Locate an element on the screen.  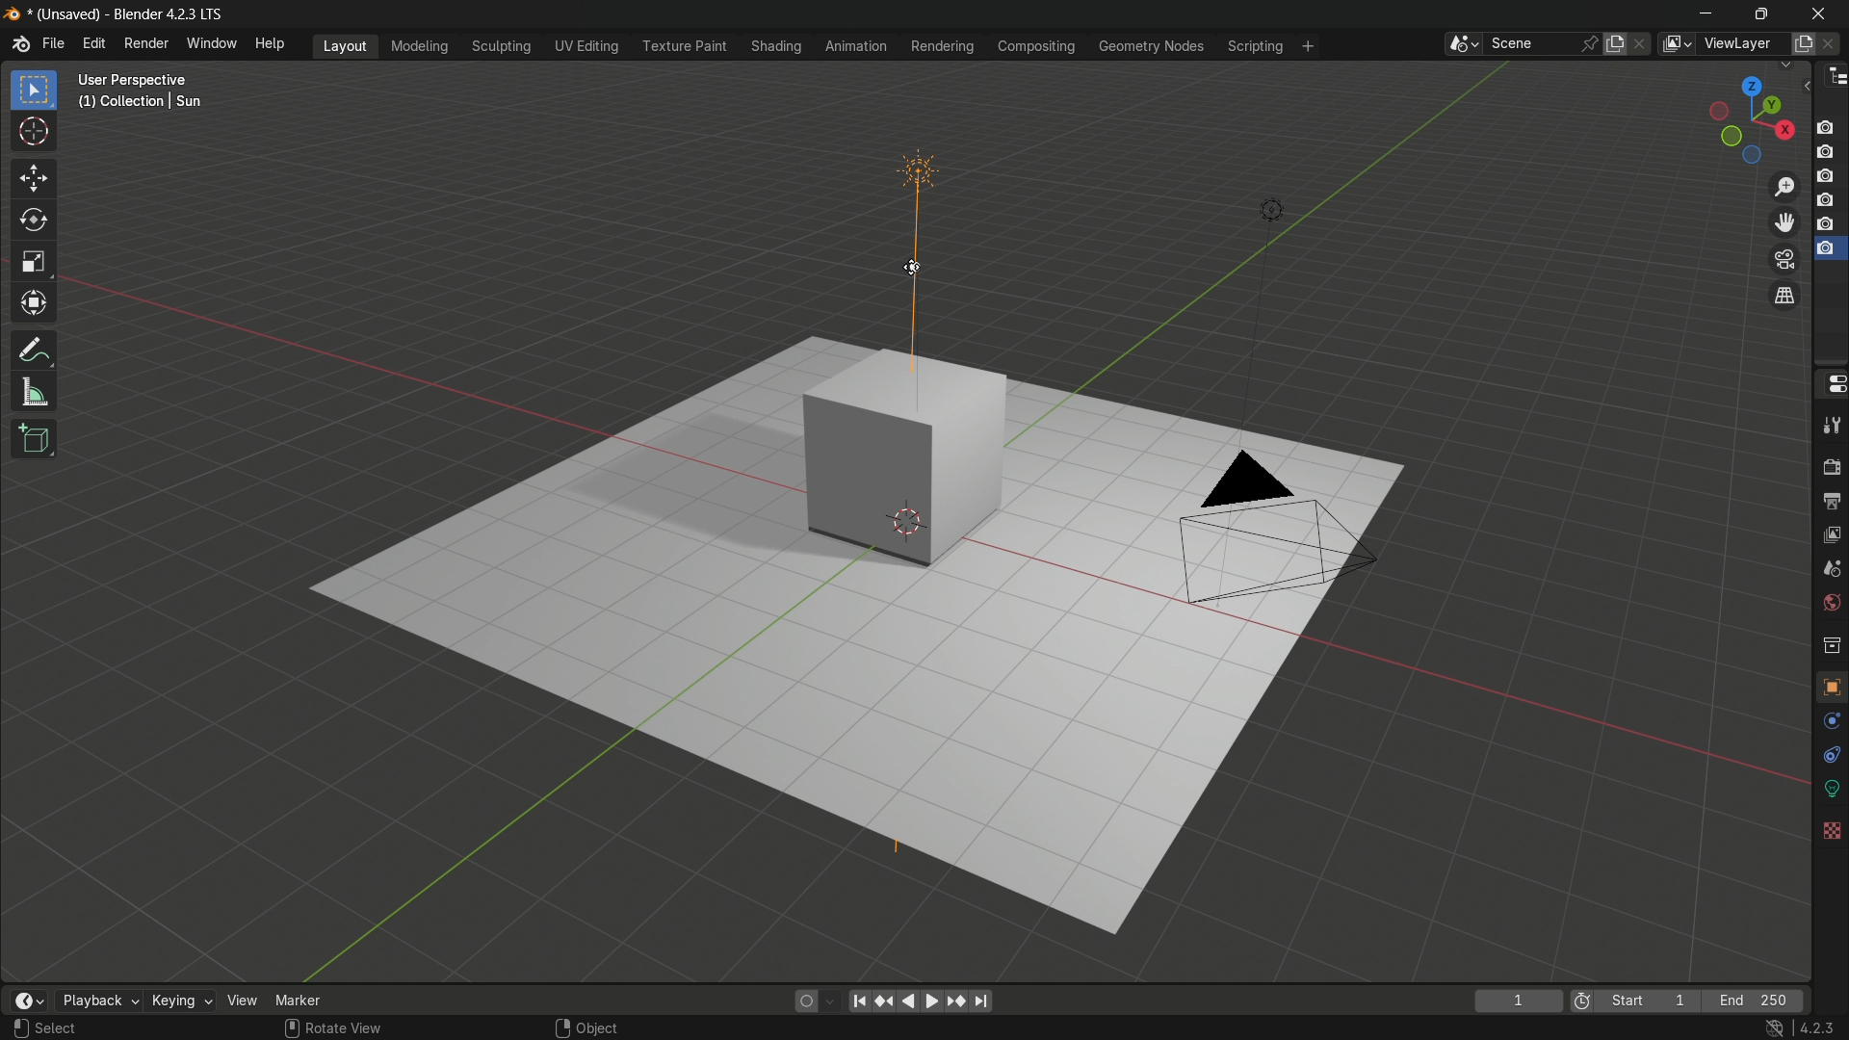
remove view layer is located at coordinates (1834, 43).